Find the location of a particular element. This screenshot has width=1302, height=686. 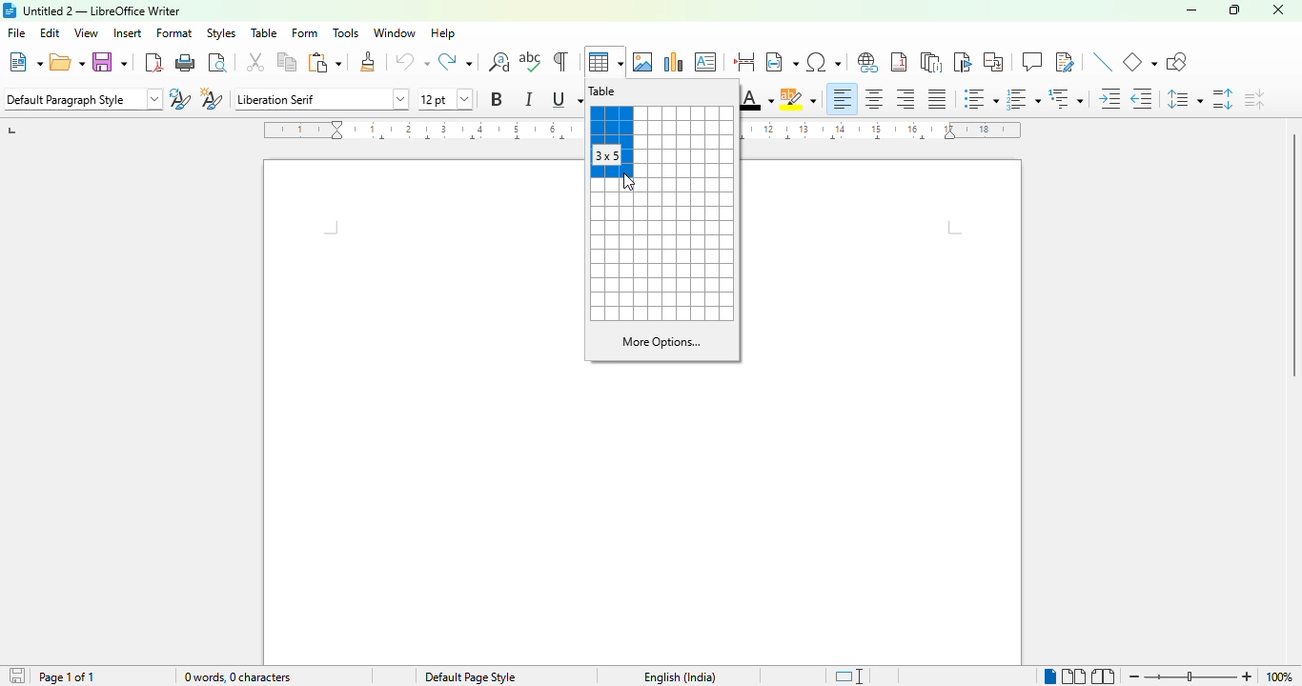

decrease indent is located at coordinates (1143, 98).